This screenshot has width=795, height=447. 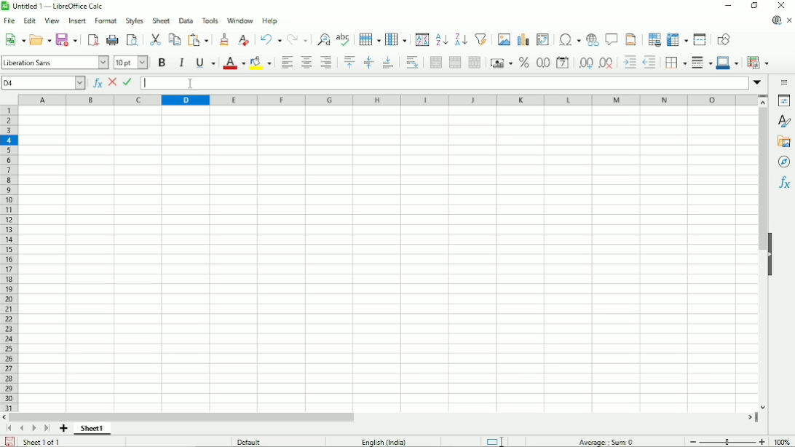 I want to click on Current cell, so click(x=43, y=83).